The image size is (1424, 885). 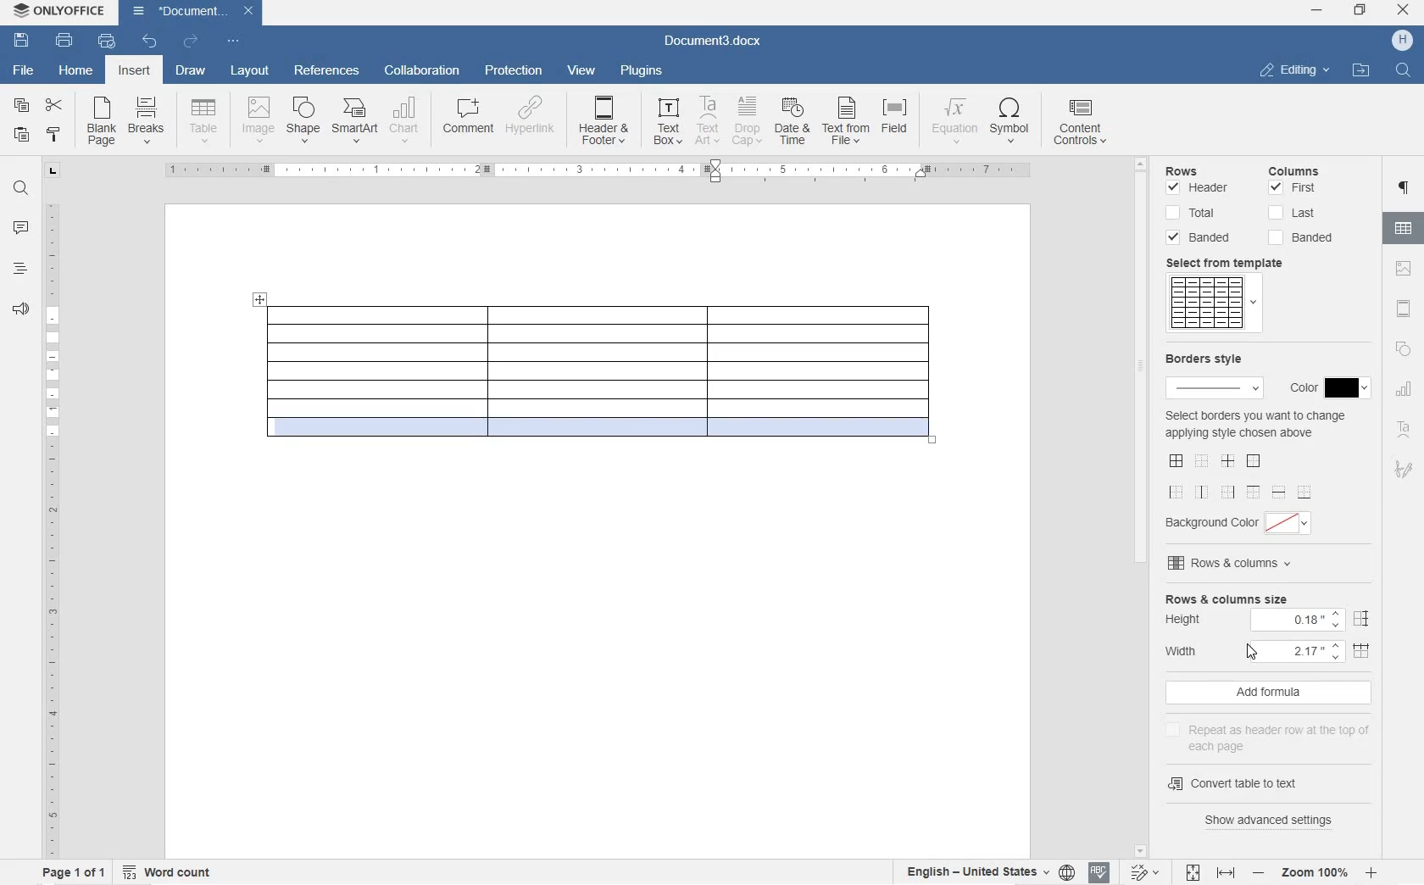 What do you see at coordinates (1271, 650) in the screenshot?
I see `Width` at bounding box center [1271, 650].